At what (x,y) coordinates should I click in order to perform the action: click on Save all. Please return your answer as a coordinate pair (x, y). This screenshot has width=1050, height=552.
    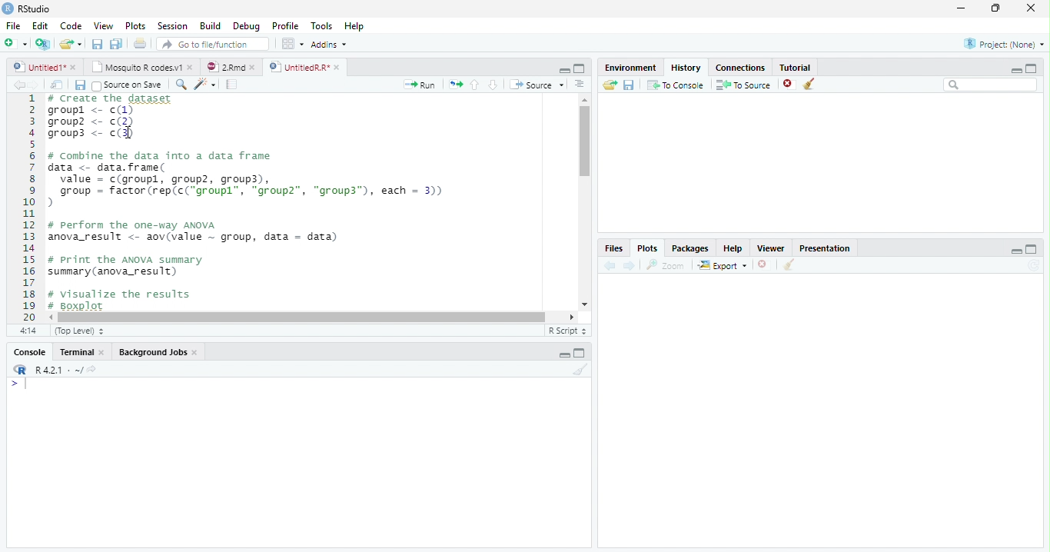
    Looking at the image, I should click on (83, 86).